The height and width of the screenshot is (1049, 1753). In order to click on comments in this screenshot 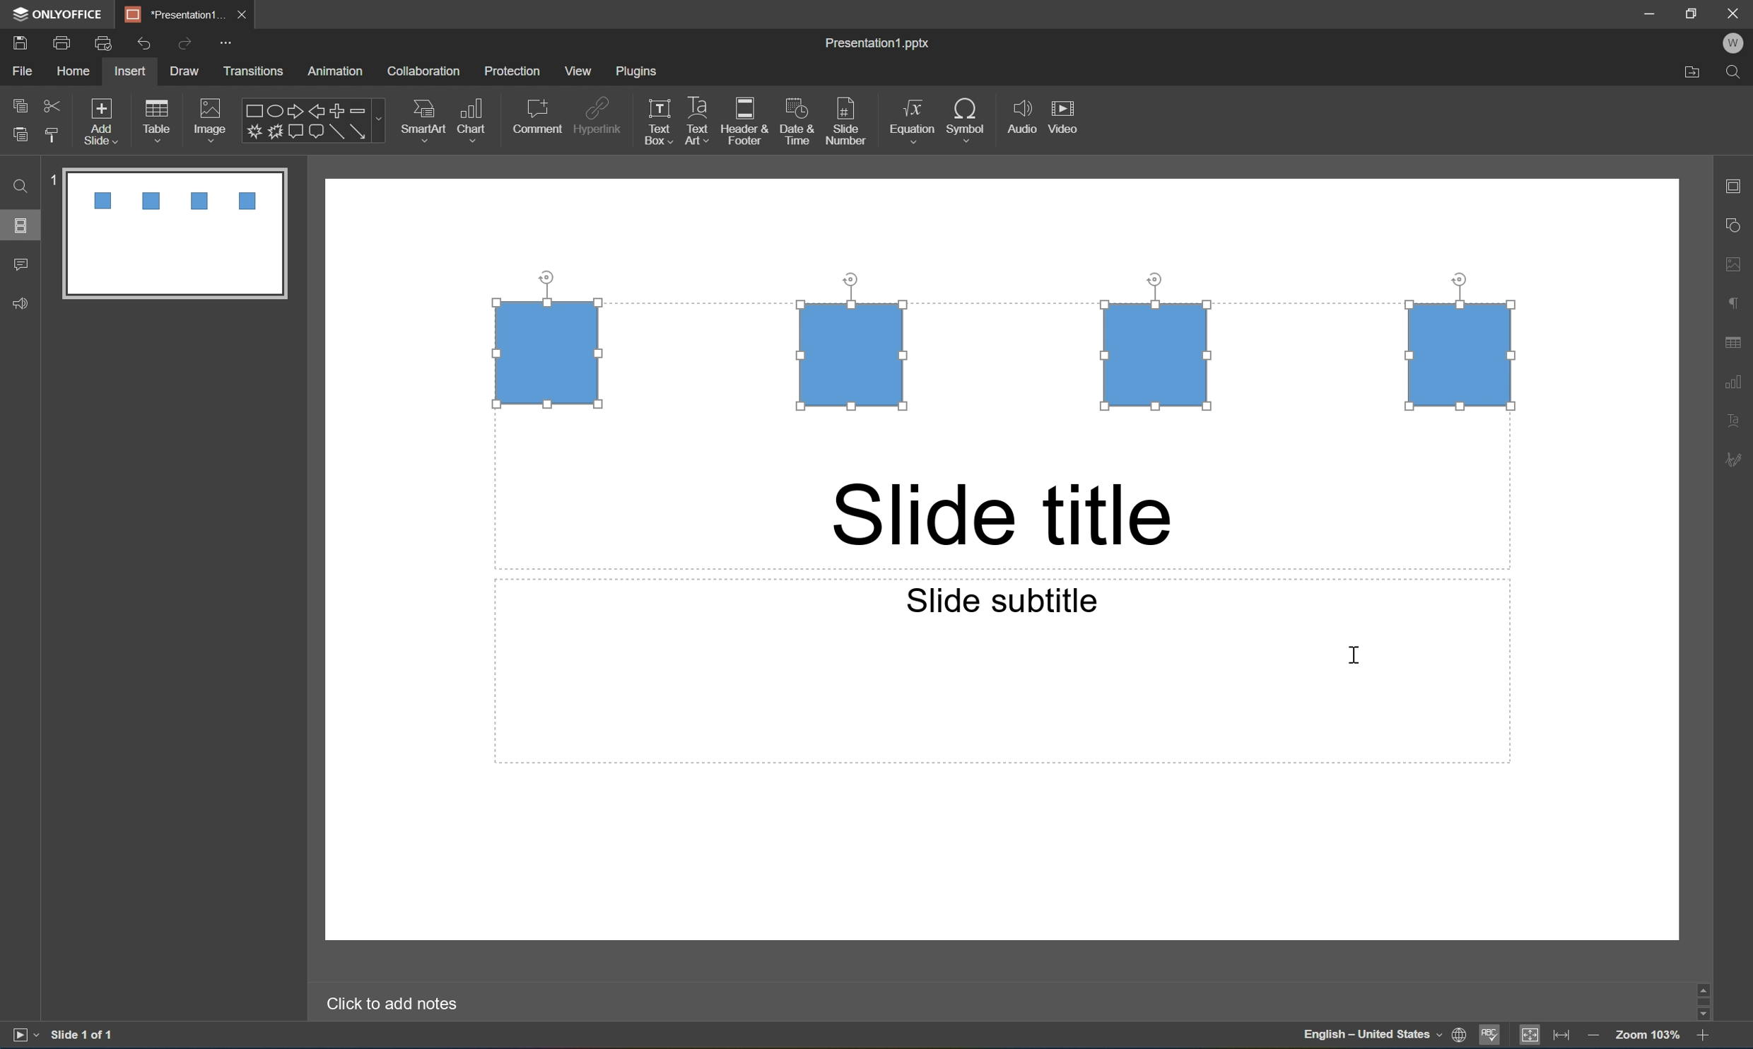, I will do `click(20, 264)`.